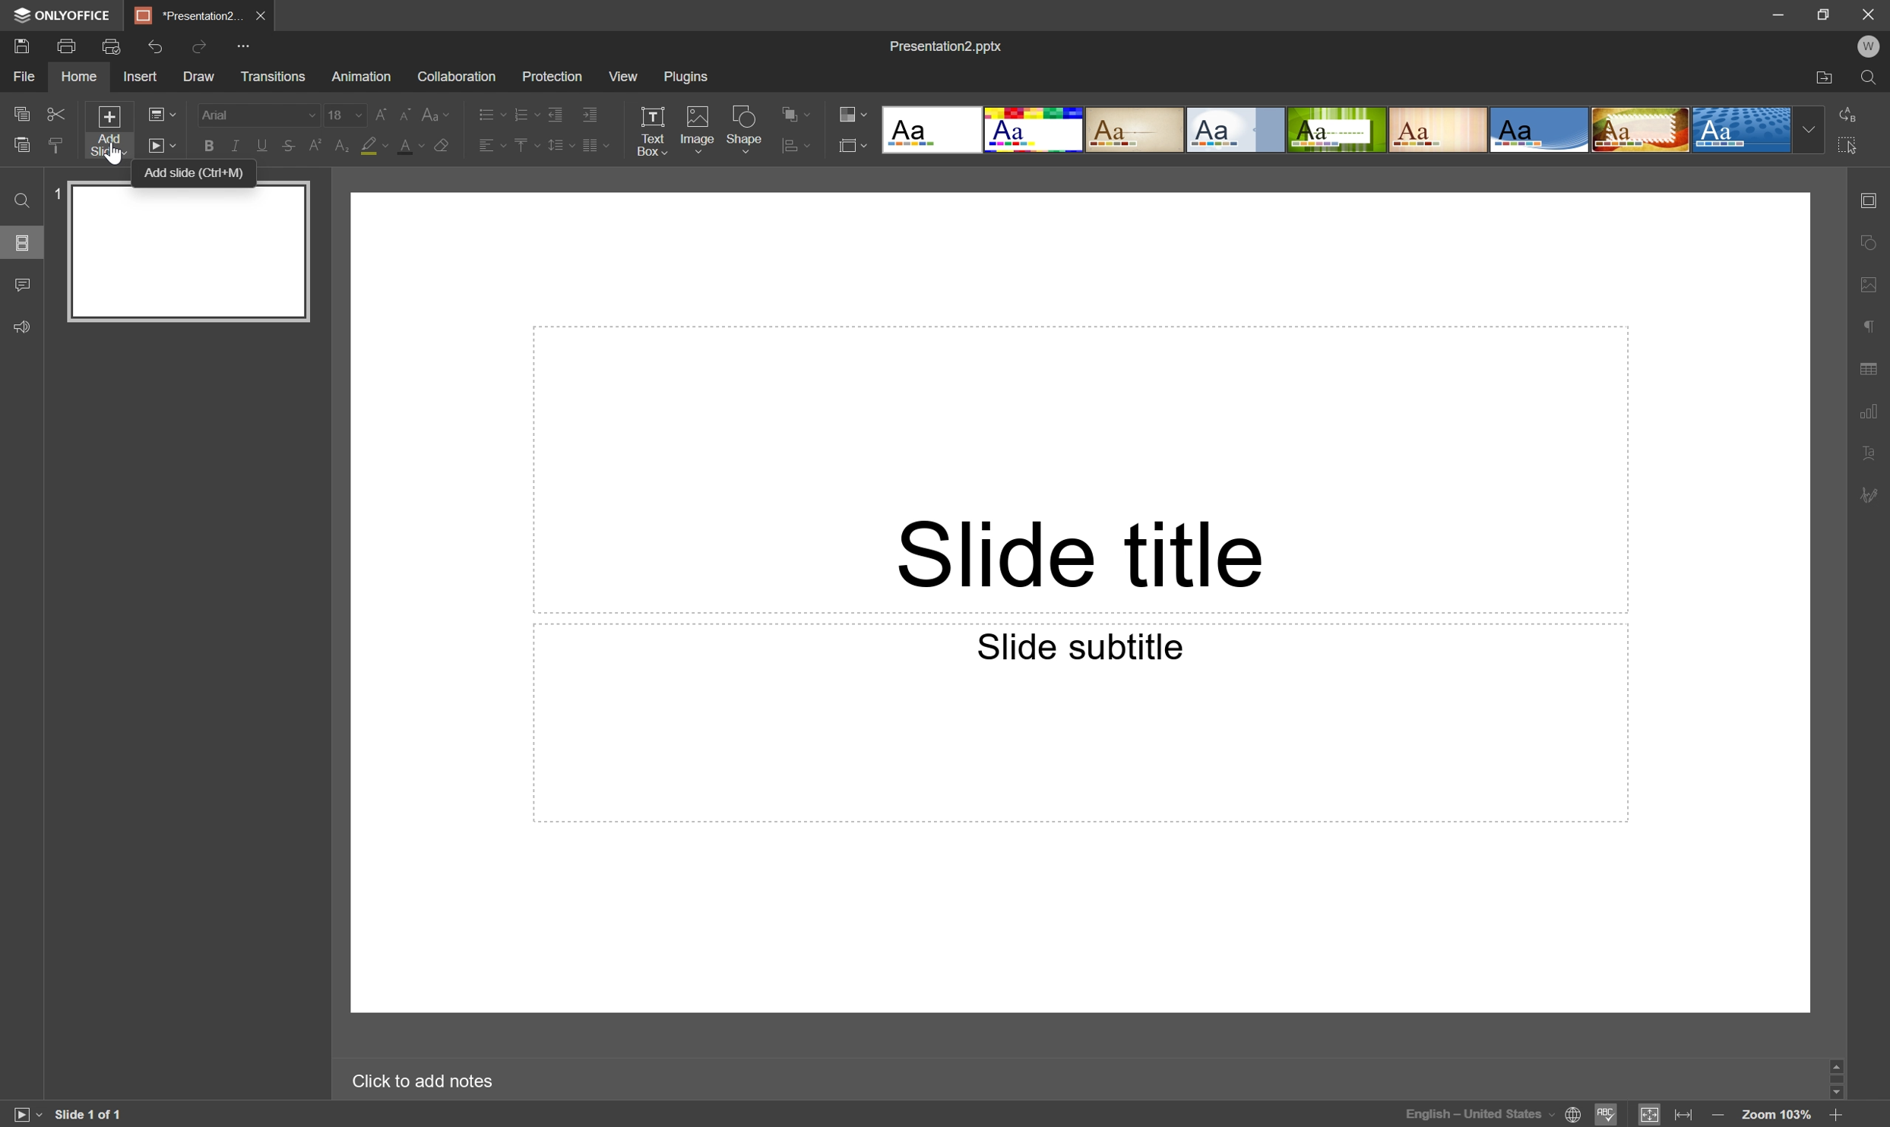 The height and width of the screenshot is (1127, 1890). Describe the element at coordinates (1831, 1088) in the screenshot. I see `Scroll Down` at that location.